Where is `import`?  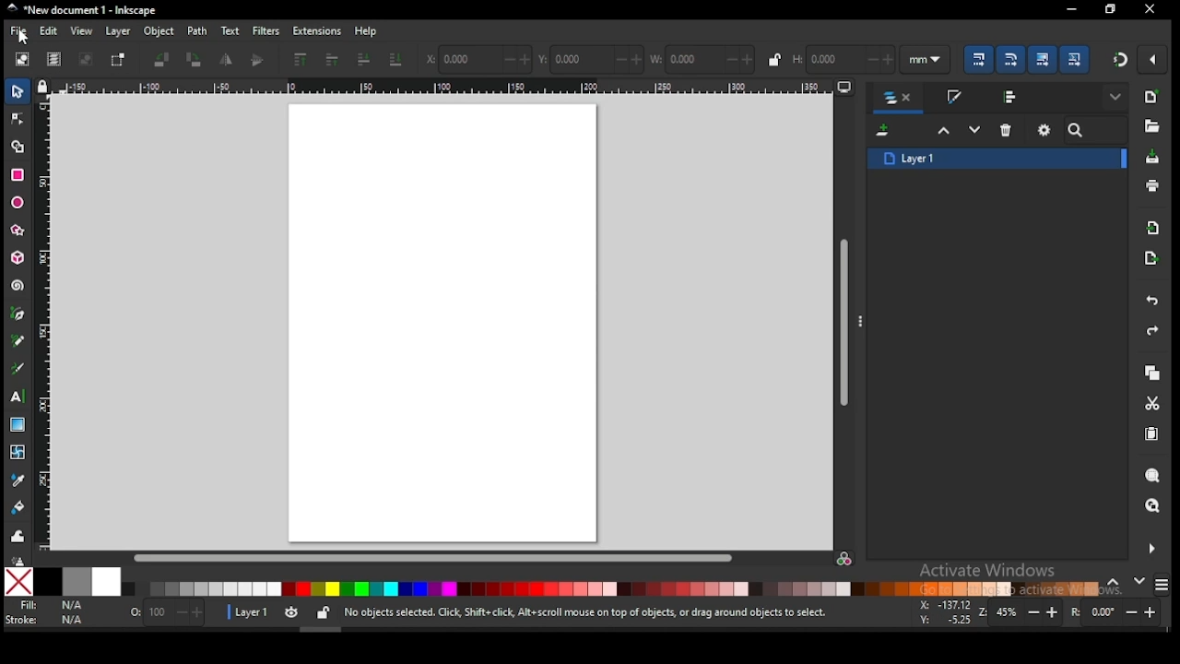
import is located at coordinates (1153, 228).